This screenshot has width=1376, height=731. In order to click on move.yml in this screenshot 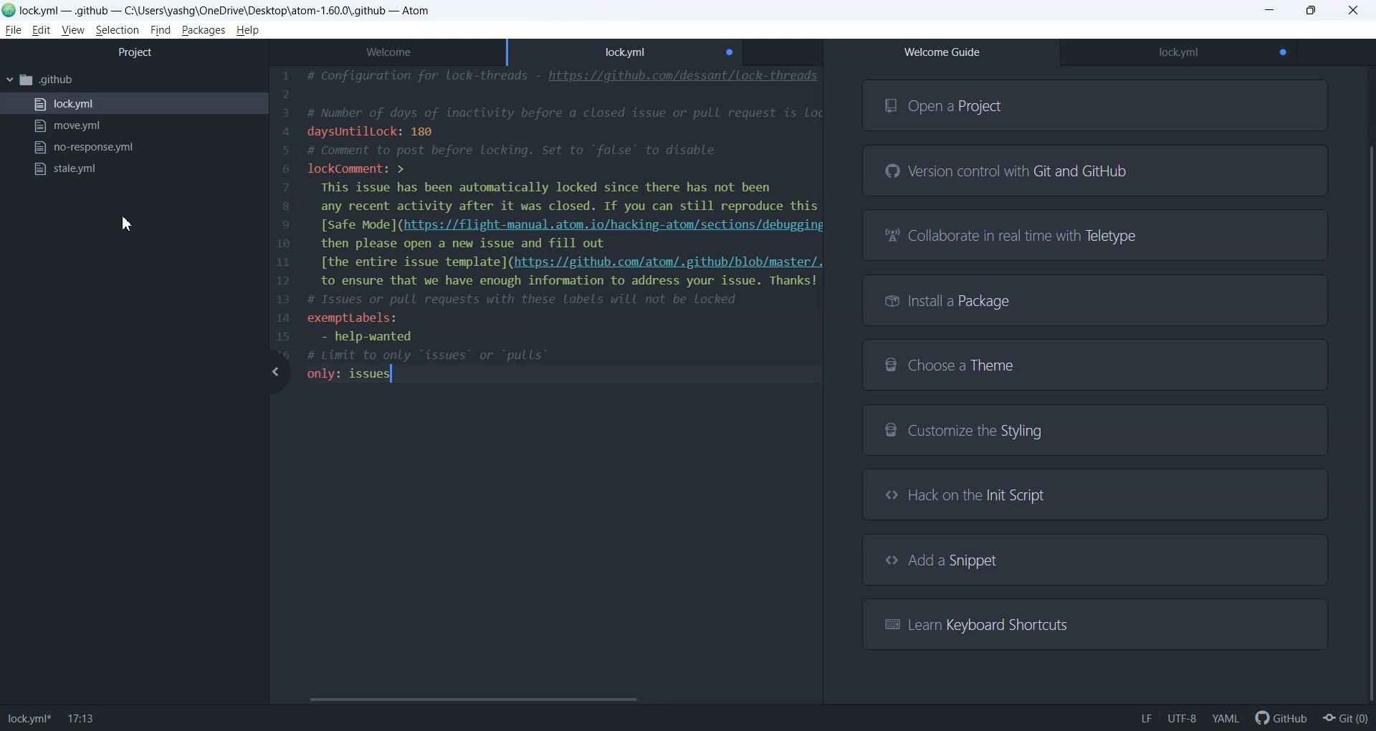, I will do `click(133, 126)`.